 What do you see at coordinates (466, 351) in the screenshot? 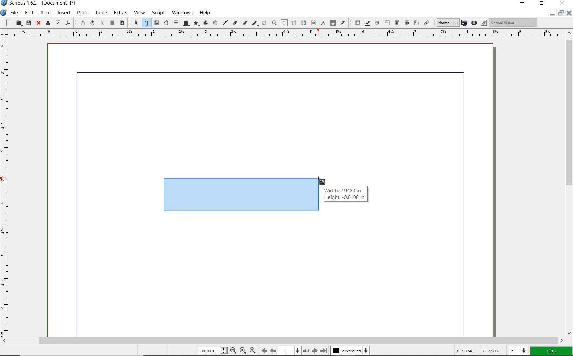
I see `X: 5.1748` at bounding box center [466, 351].